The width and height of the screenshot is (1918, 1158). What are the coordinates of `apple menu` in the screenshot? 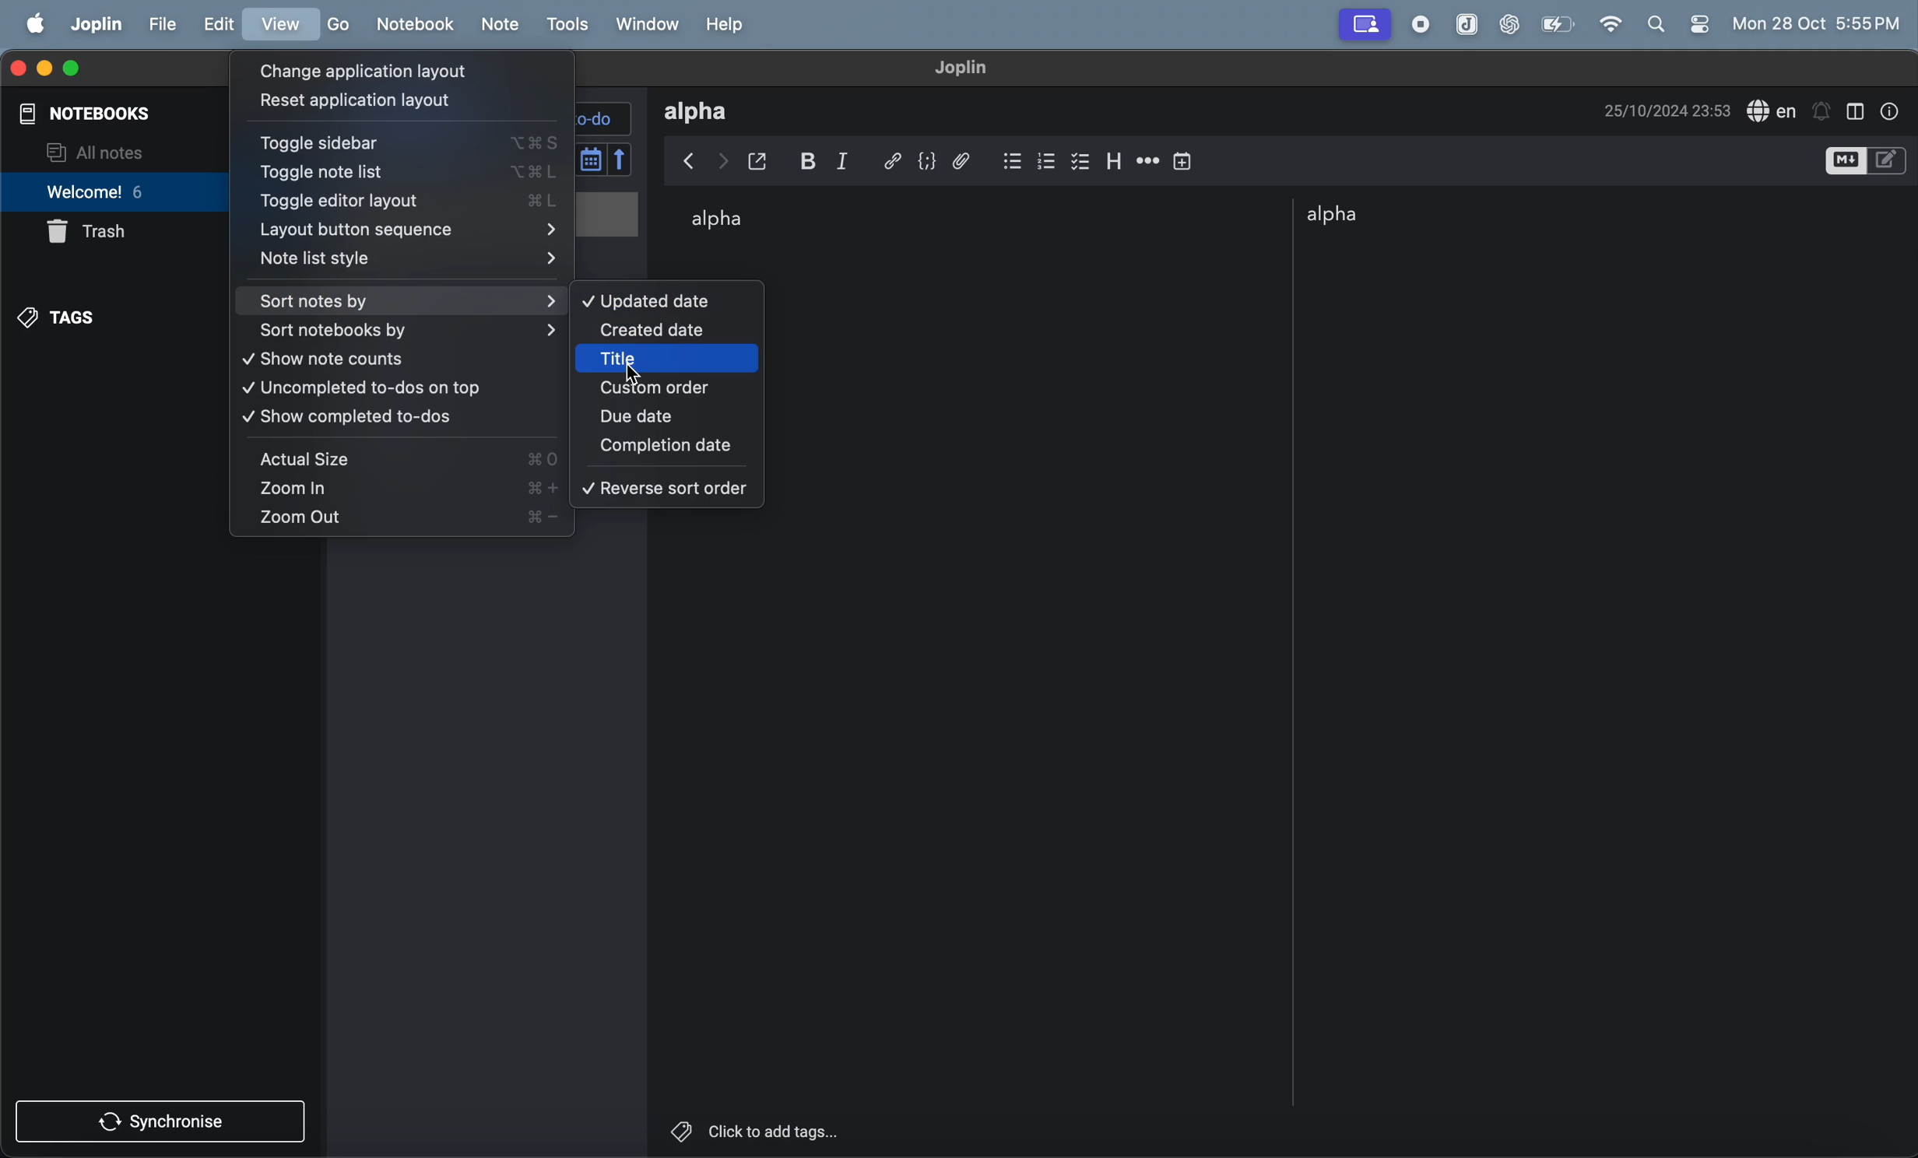 It's located at (33, 24).